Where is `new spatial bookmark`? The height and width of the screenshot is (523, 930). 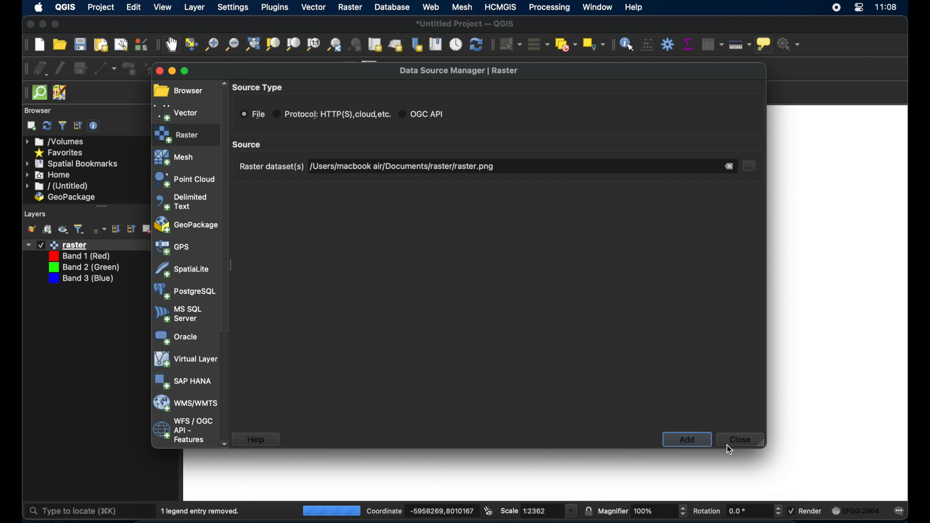 new spatial bookmark is located at coordinates (418, 44).